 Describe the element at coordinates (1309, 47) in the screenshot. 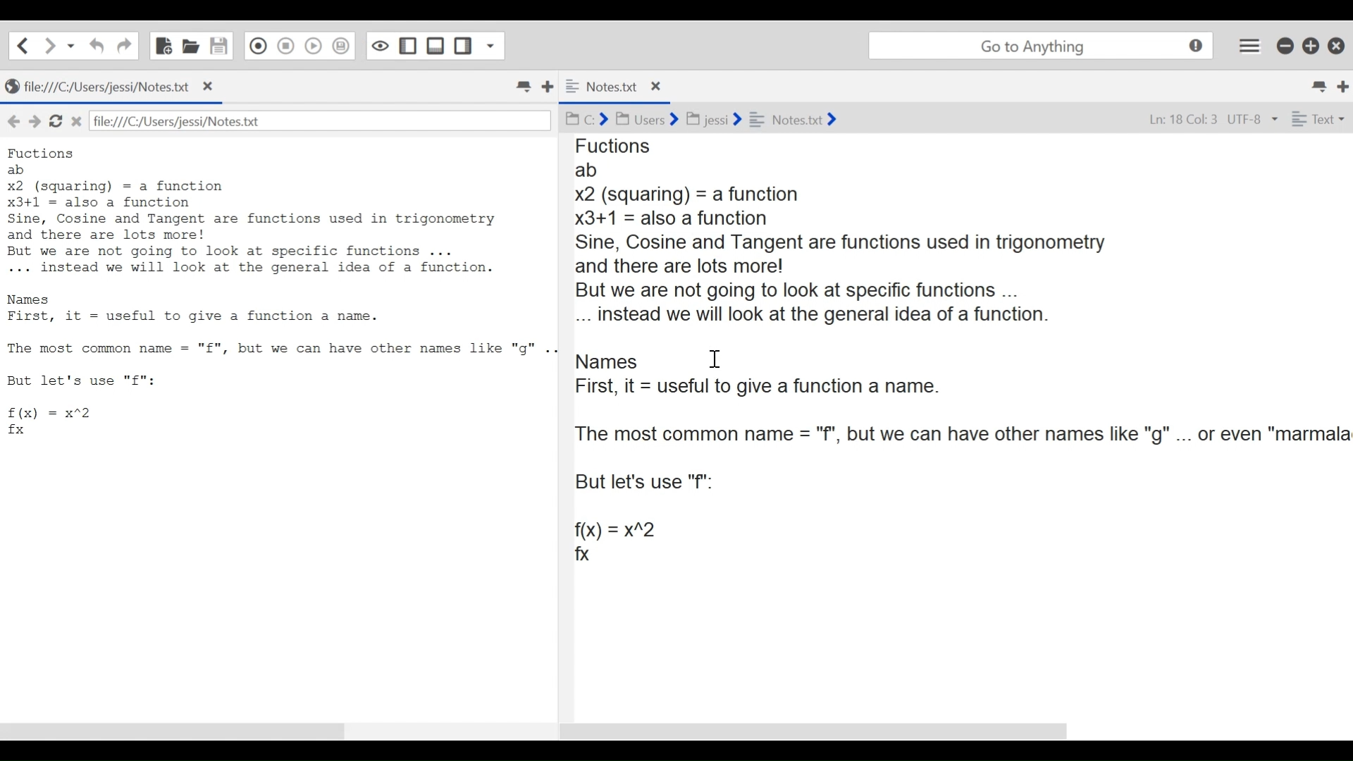

I see `restore` at that location.